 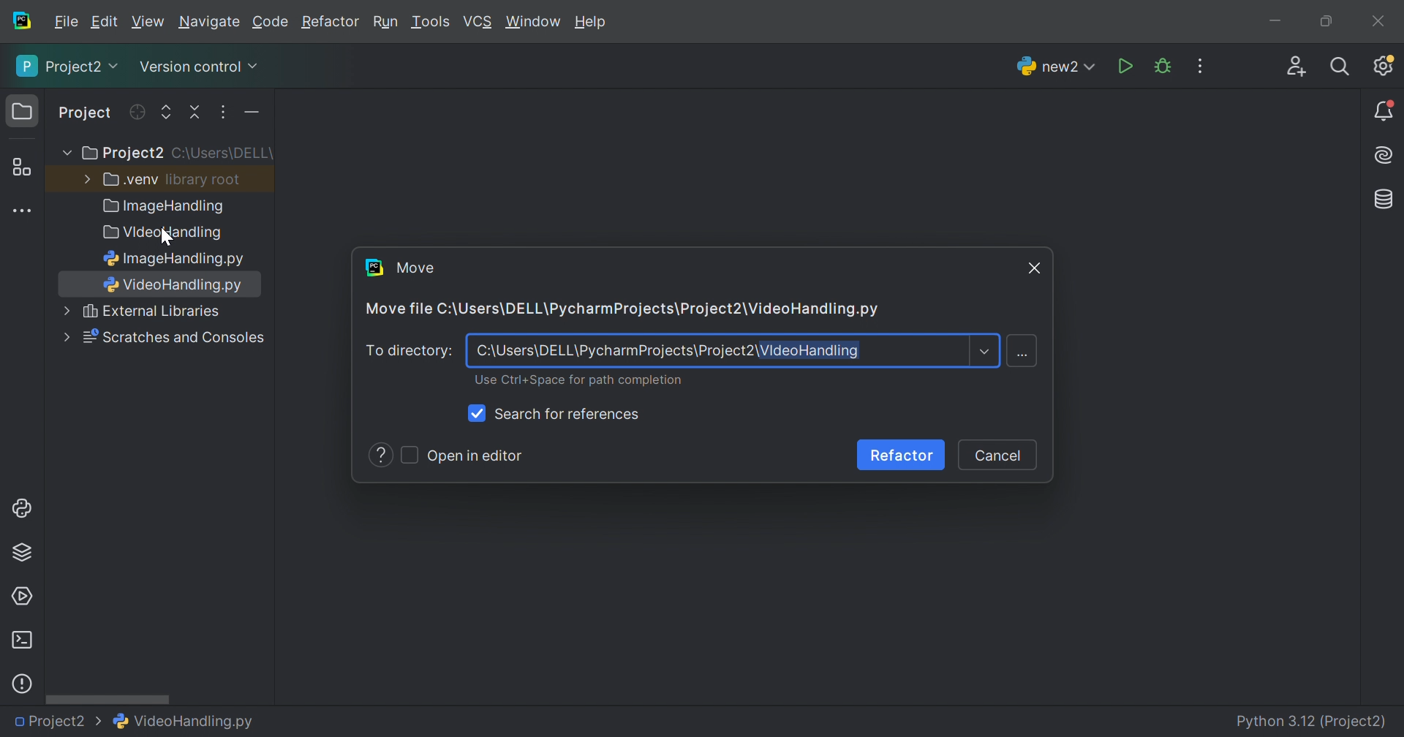 What do you see at coordinates (22, 684) in the screenshot?
I see `Problems` at bounding box center [22, 684].